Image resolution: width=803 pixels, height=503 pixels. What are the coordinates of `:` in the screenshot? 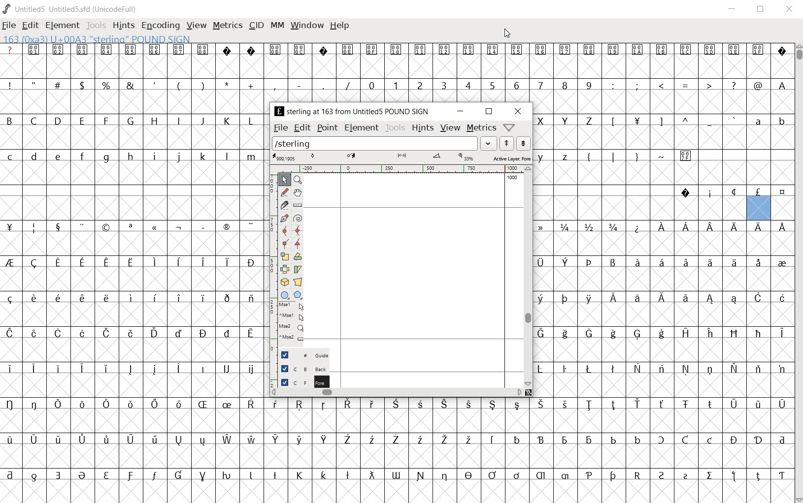 It's located at (612, 85).